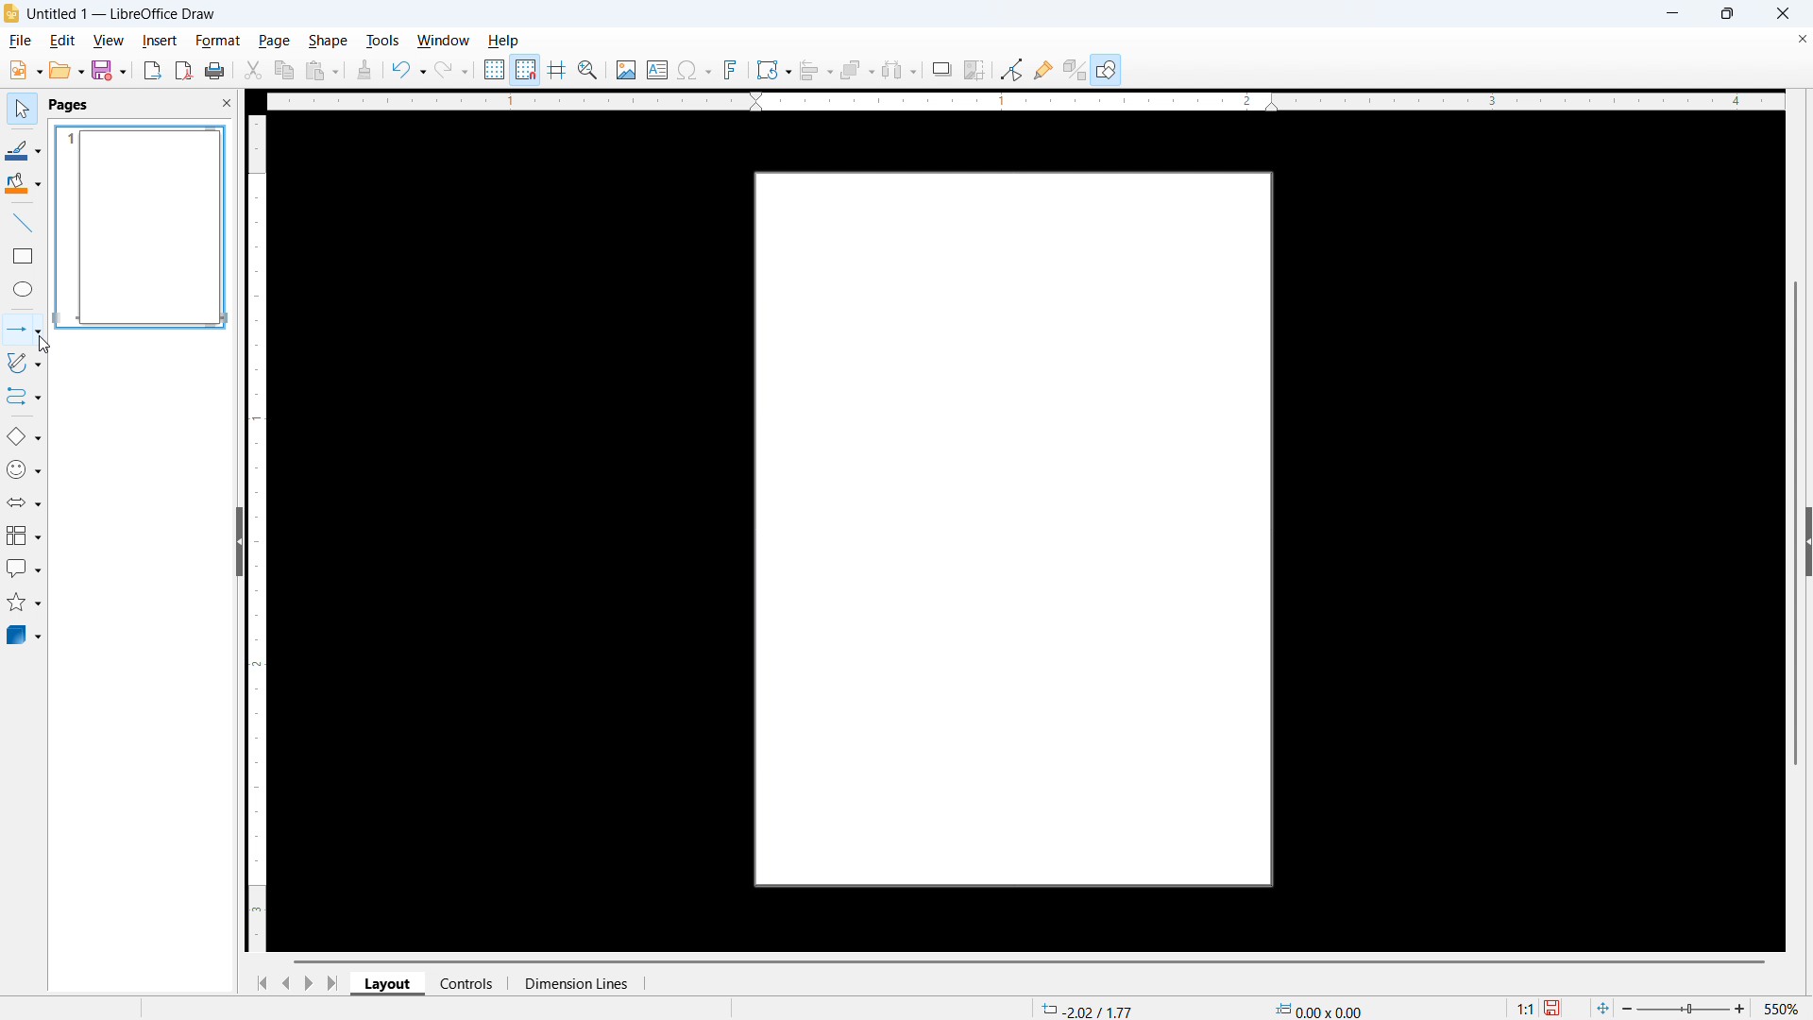 This screenshot has width=1813, height=1020. I want to click on minimise , so click(1671, 13).